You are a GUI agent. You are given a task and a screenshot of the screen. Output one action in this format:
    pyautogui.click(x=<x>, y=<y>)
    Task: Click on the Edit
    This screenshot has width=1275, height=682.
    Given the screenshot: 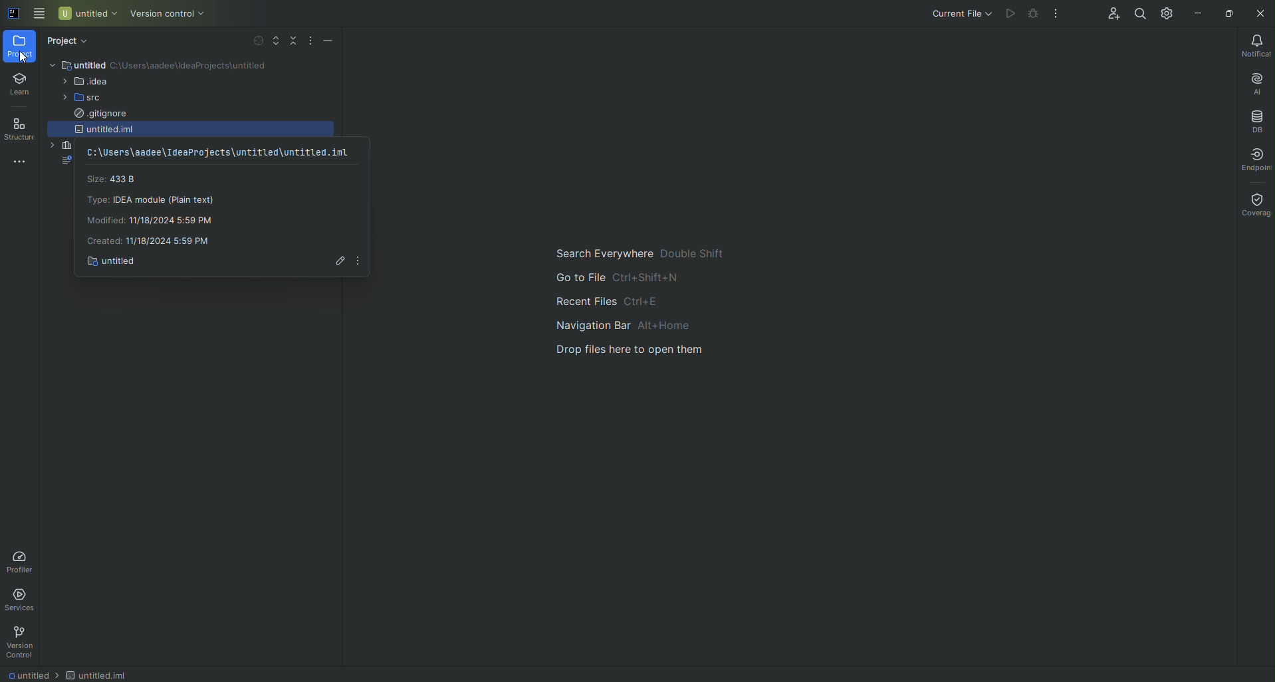 What is the action you would take?
    pyautogui.click(x=336, y=261)
    